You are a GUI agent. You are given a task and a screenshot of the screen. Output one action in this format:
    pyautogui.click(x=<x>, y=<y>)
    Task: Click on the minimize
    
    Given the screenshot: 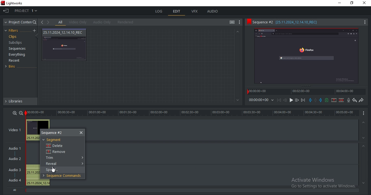 What is the action you would take?
    pyautogui.click(x=340, y=4)
    